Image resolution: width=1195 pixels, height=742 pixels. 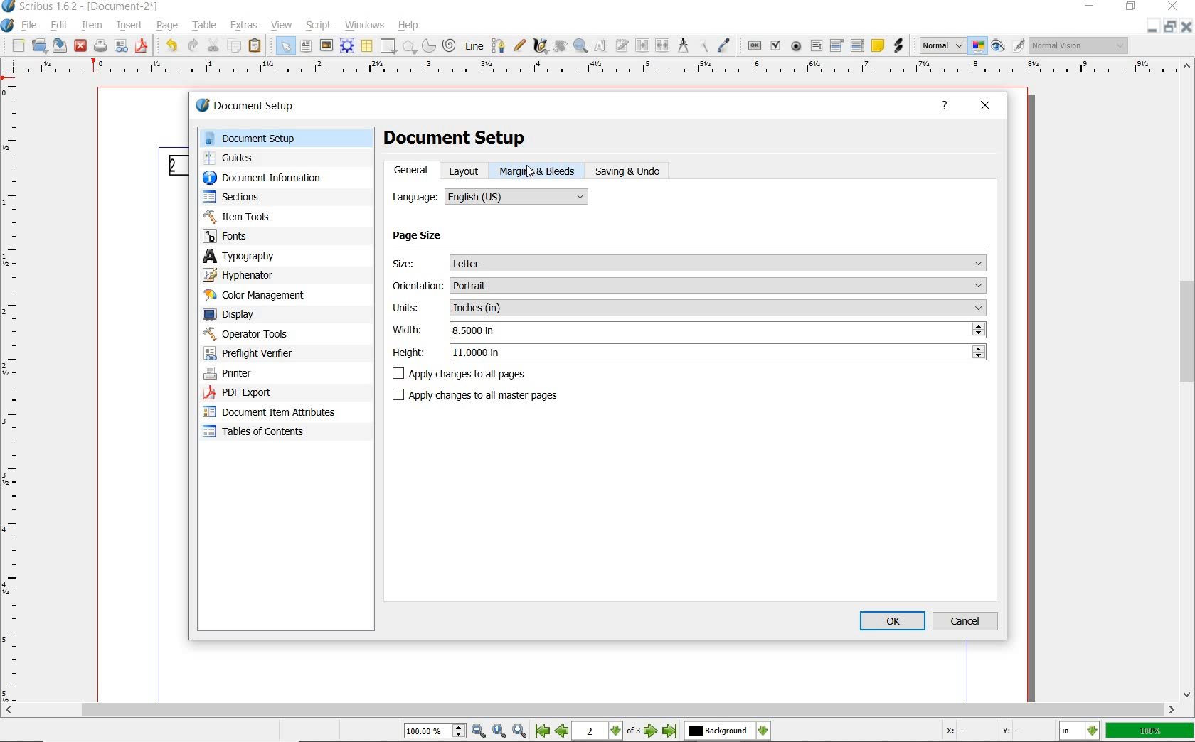 What do you see at coordinates (485, 397) in the screenshot?
I see `Apply changes to all master pages` at bounding box center [485, 397].